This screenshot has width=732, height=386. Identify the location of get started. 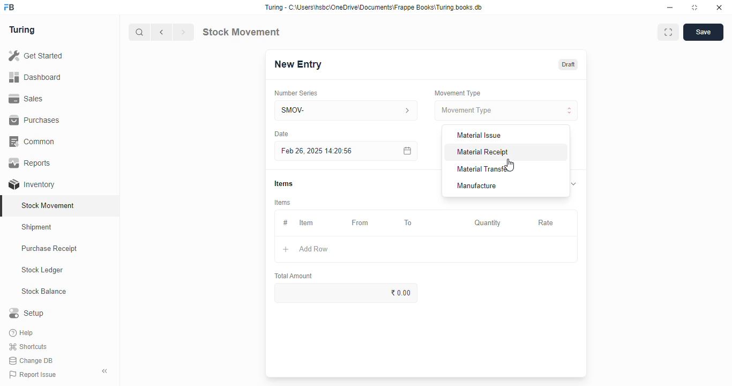
(36, 56).